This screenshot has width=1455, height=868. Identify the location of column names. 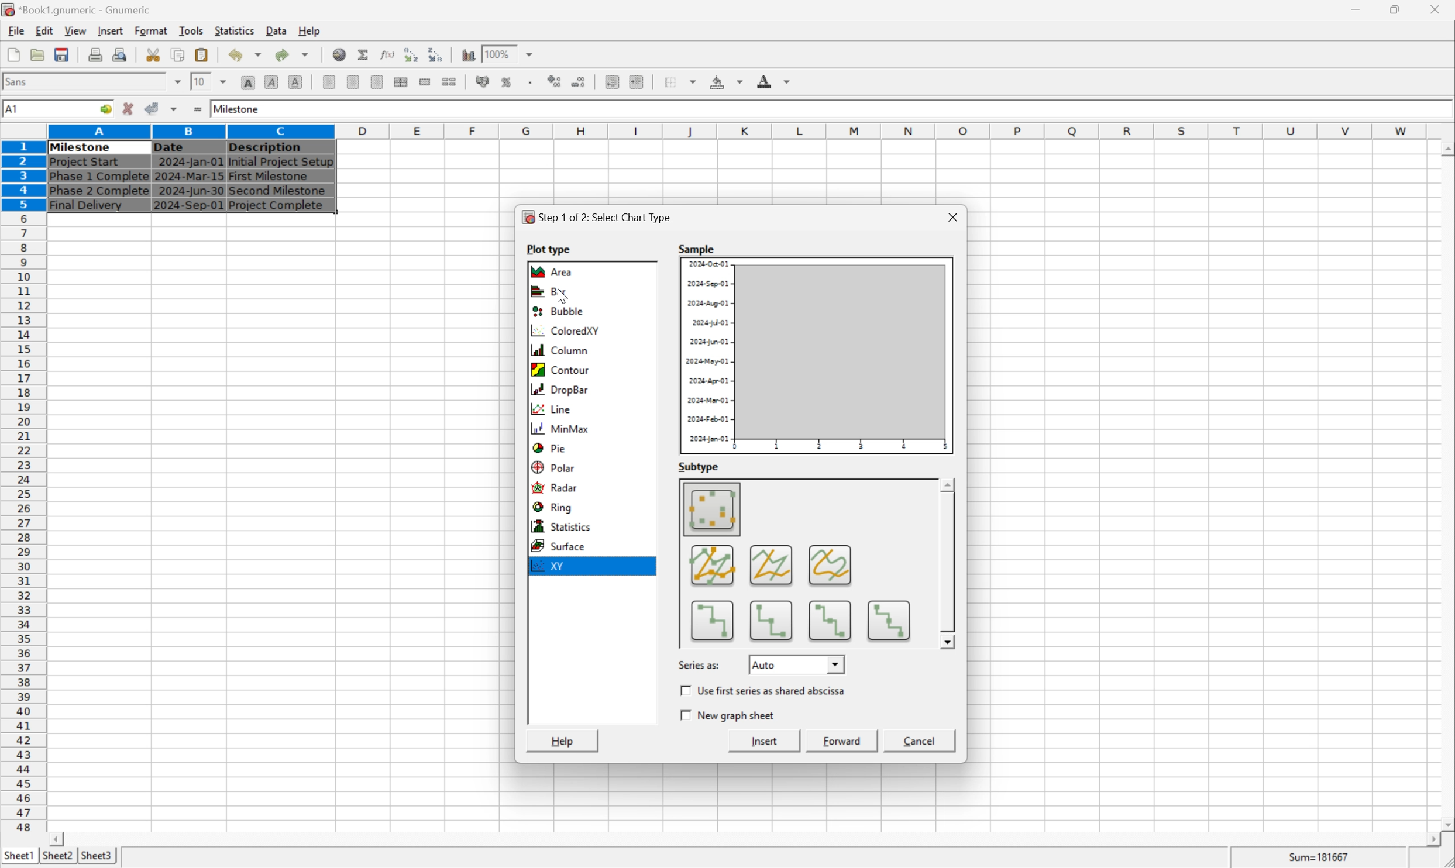
(739, 130).